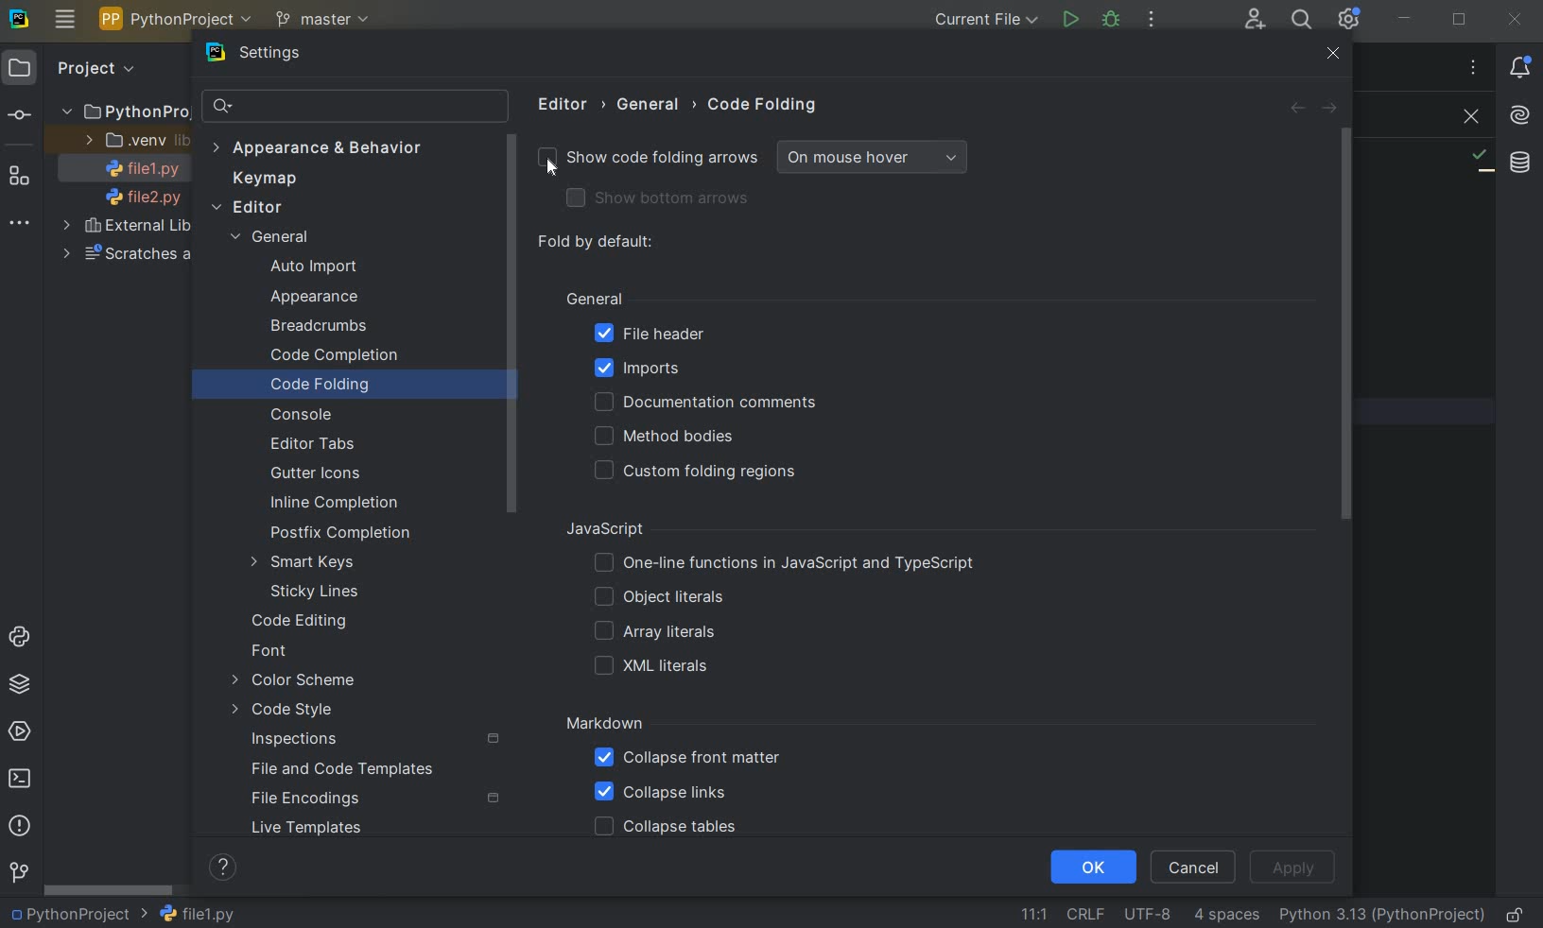  Describe the element at coordinates (667, 199) in the screenshot. I see `SHOW BUTTON ARROWS` at that location.